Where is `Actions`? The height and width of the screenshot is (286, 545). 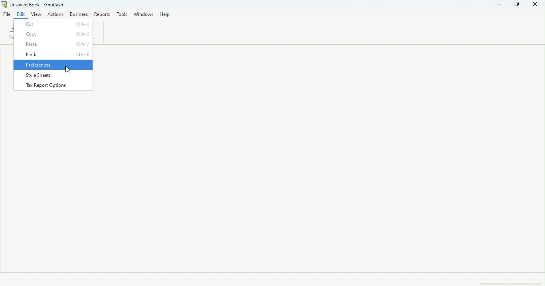 Actions is located at coordinates (57, 14).